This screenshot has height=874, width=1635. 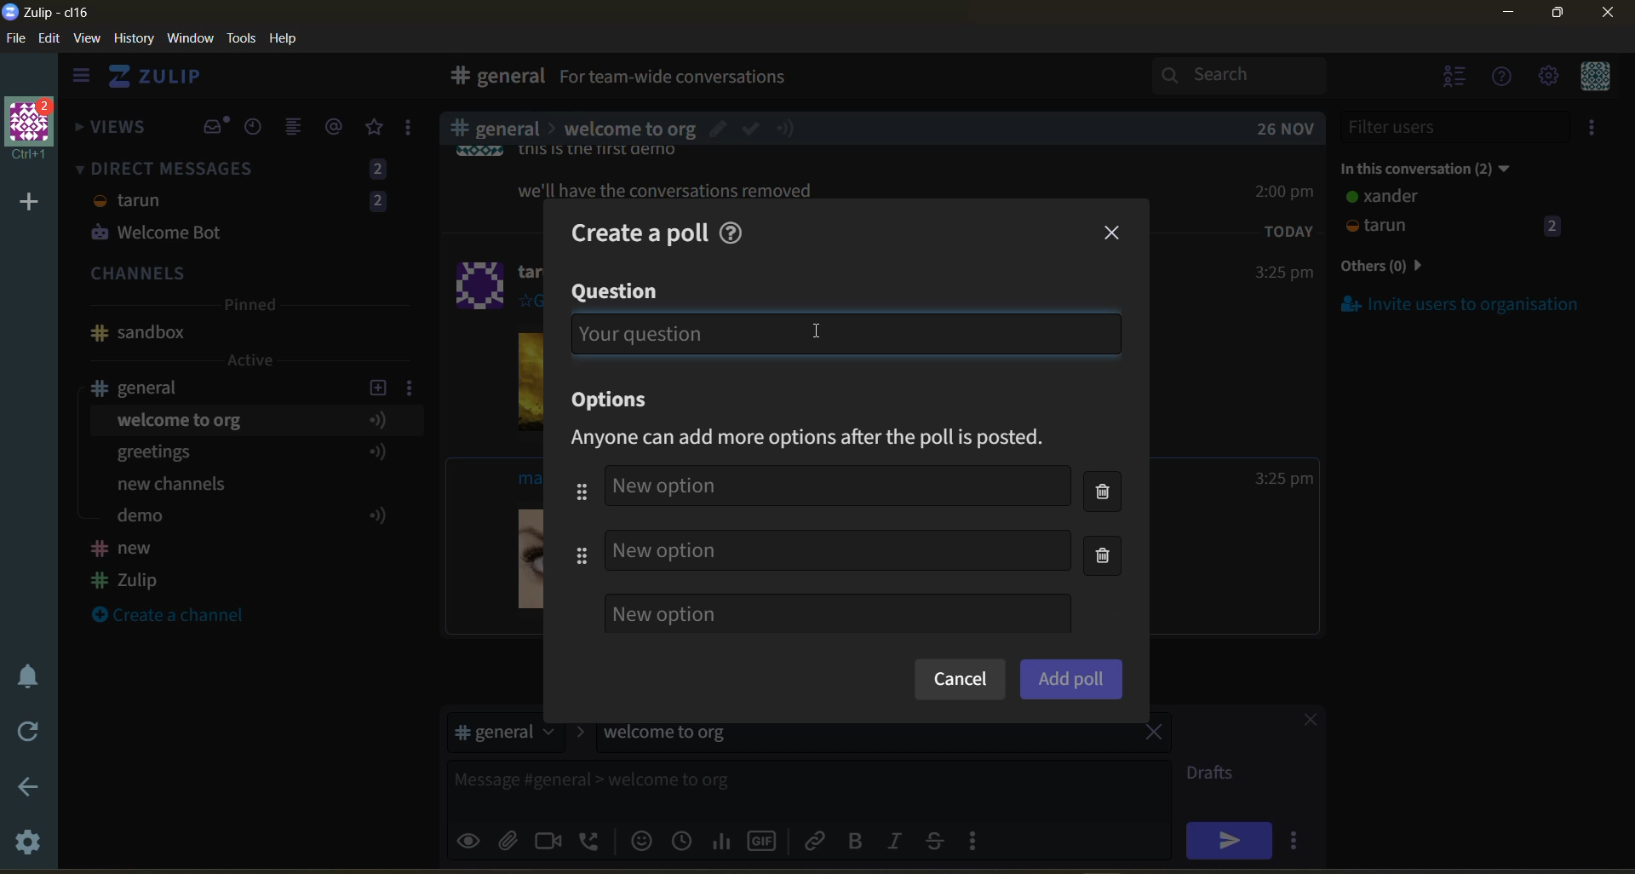 I want to click on help, so click(x=990, y=80).